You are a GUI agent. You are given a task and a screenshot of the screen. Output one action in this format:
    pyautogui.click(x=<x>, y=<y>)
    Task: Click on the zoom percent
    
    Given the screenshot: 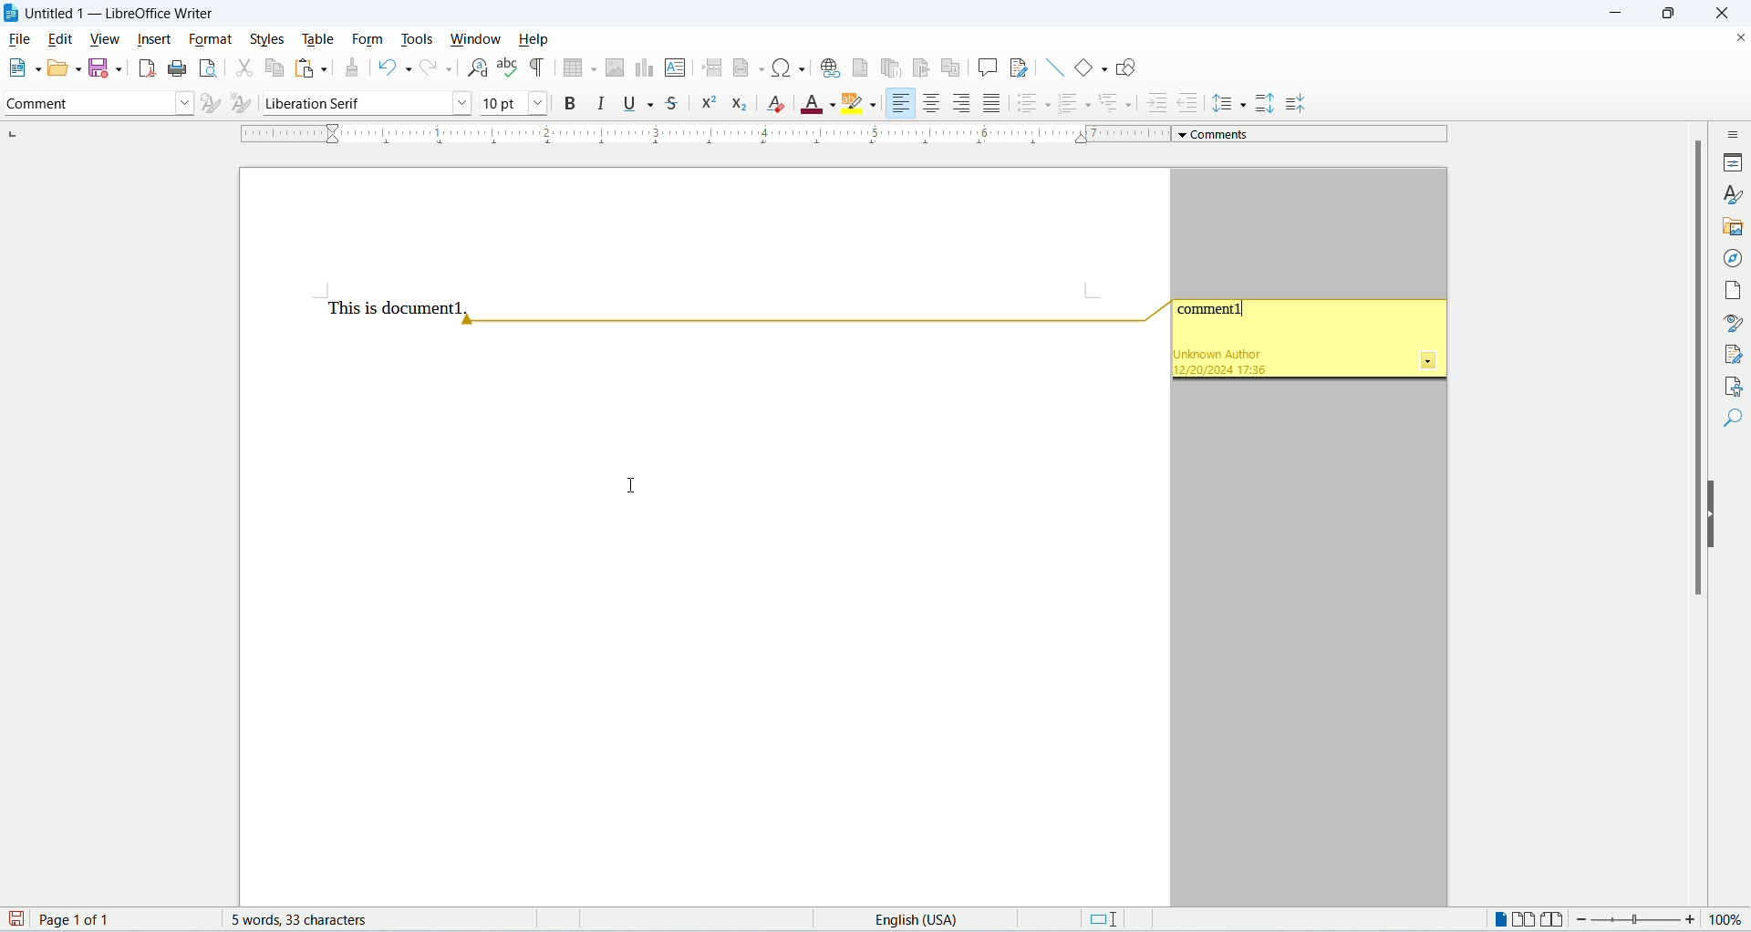 What is the action you would take?
    pyautogui.click(x=1730, y=918)
    